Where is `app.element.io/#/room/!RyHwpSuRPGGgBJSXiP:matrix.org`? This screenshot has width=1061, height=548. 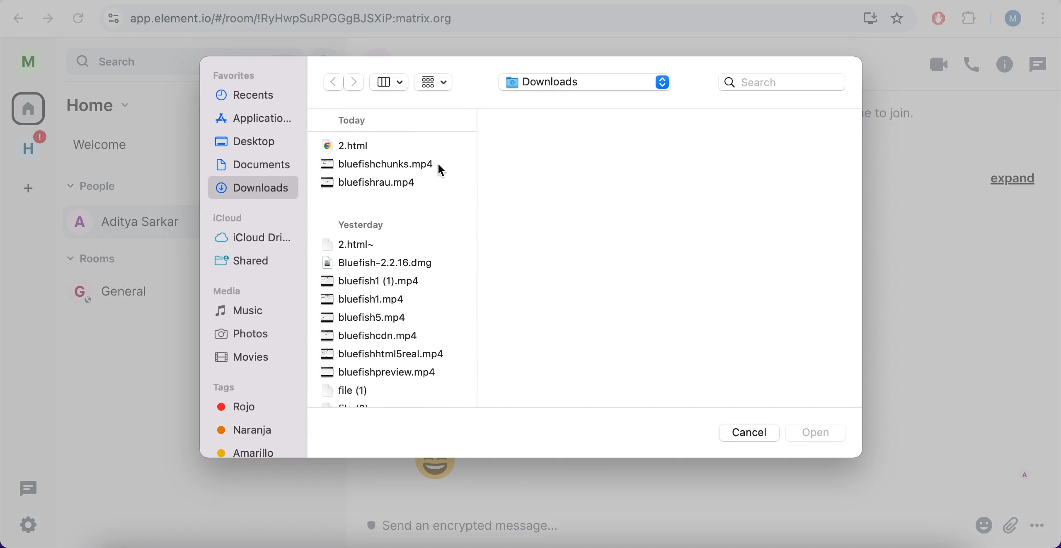 app.element.io/#/room/!RyHwpSuRPGGgBJSXiP:matrix.org is located at coordinates (303, 19).